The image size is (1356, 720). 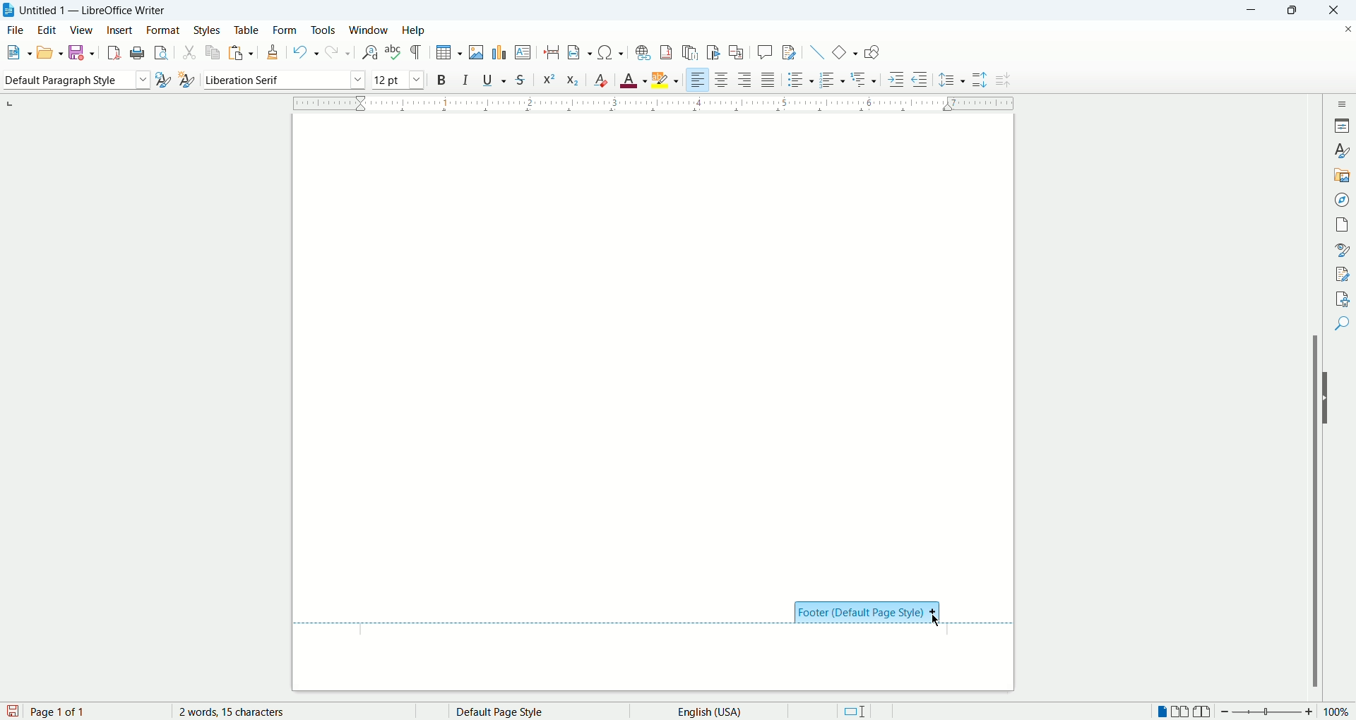 What do you see at coordinates (96, 10) in the screenshot?
I see `Untitled 1 - LibreOffice Writer` at bounding box center [96, 10].